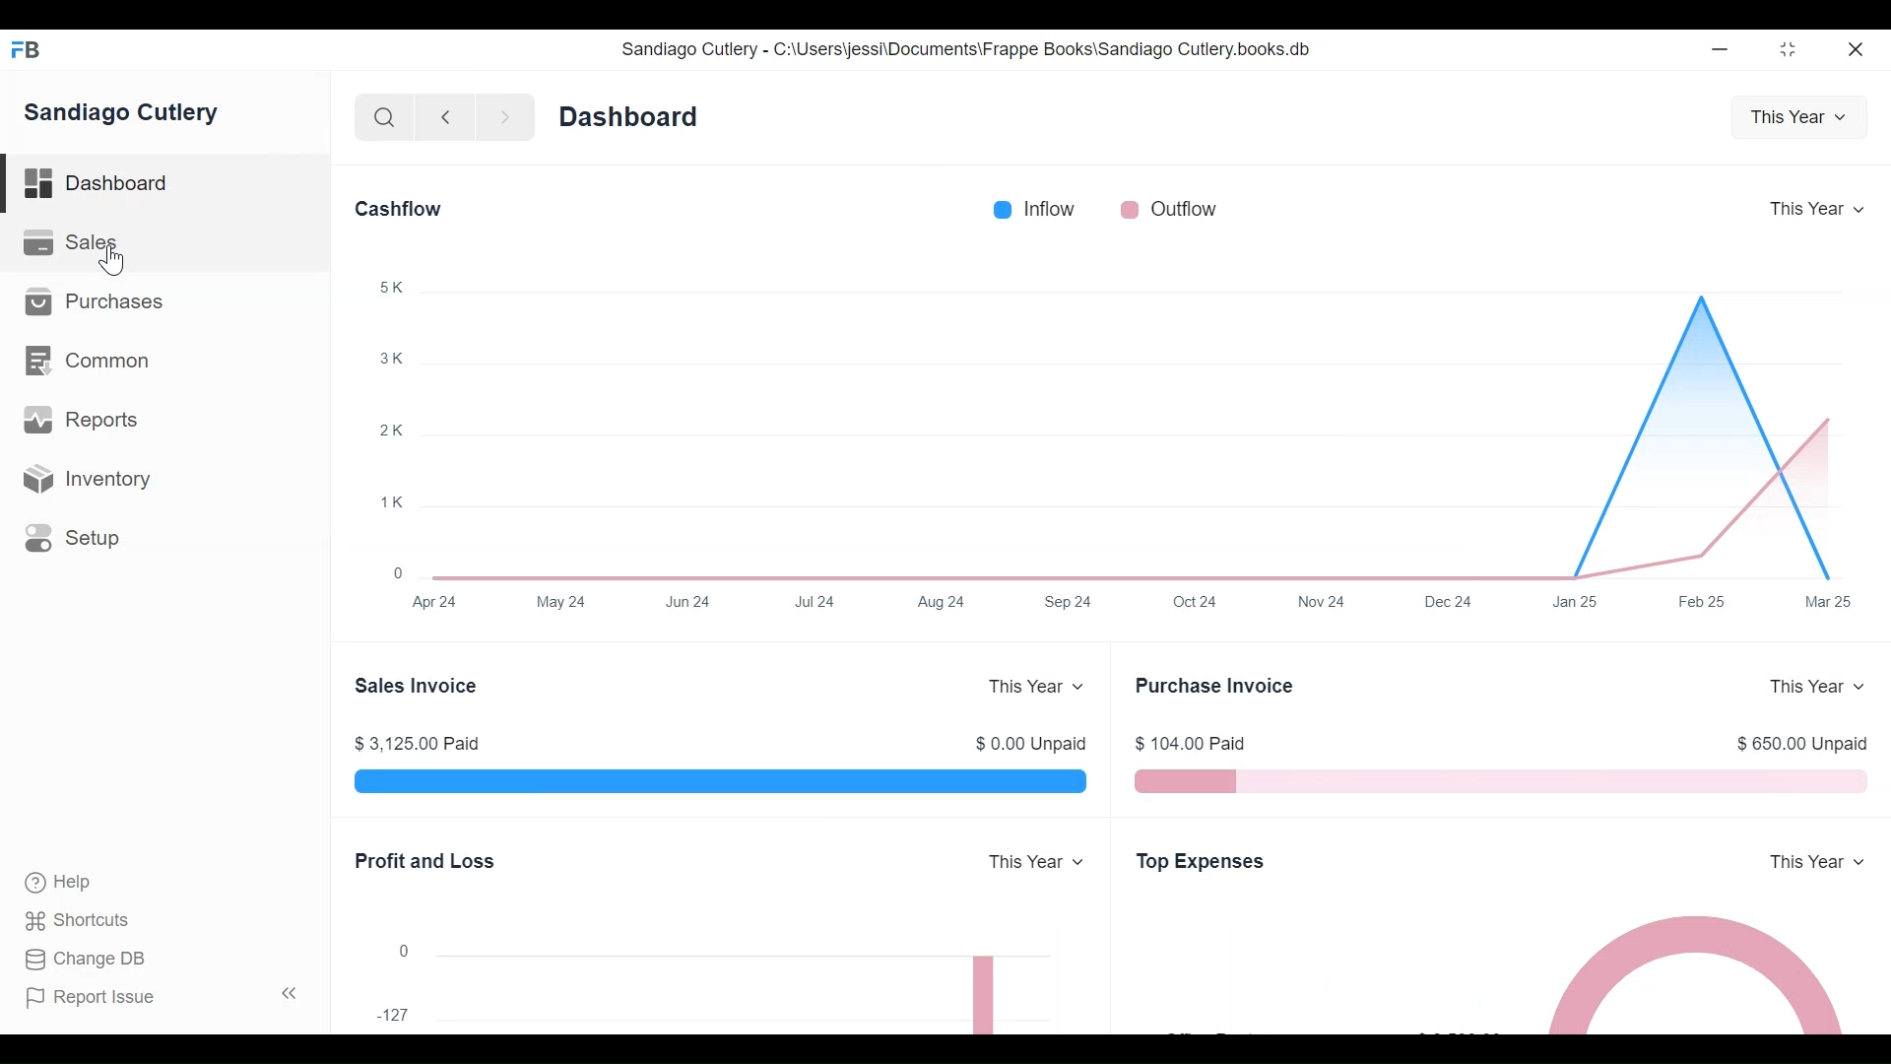 Image resolution: width=1891 pixels, height=1064 pixels. Describe the element at coordinates (1171, 208) in the screenshot. I see `Outflow` at that location.